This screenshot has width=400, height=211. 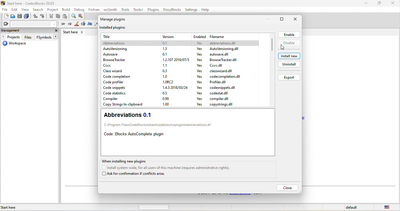 I want to click on ask for confirmation if conflicts arise, so click(x=135, y=174).